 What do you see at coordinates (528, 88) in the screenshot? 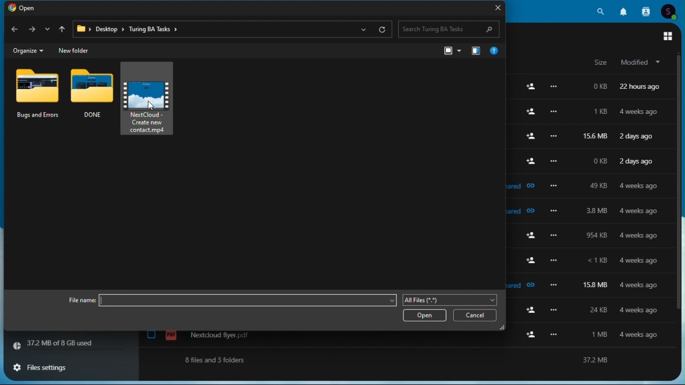
I see `add user` at bounding box center [528, 88].